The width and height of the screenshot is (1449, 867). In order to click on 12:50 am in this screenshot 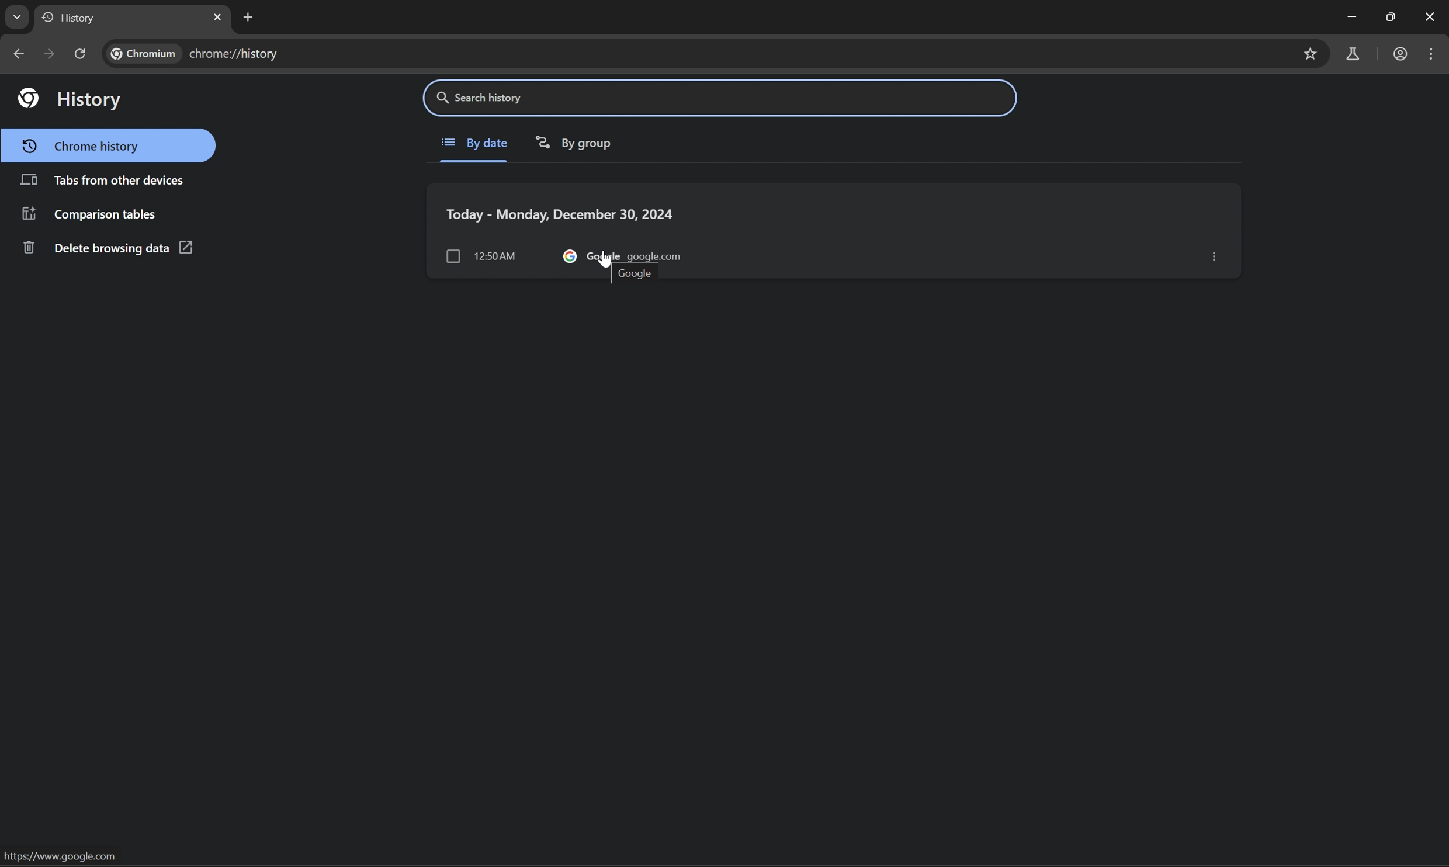, I will do `click(480, 257)`.